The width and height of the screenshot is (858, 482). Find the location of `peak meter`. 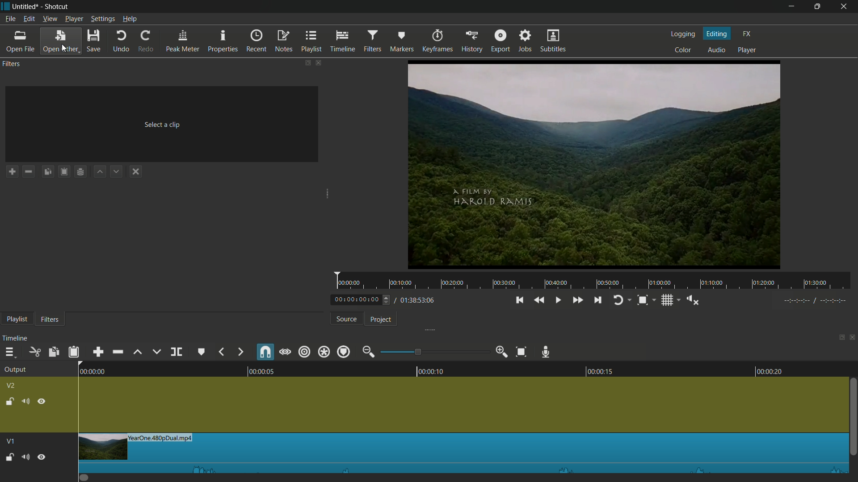

peak meter is located at coordinates (183, 42).